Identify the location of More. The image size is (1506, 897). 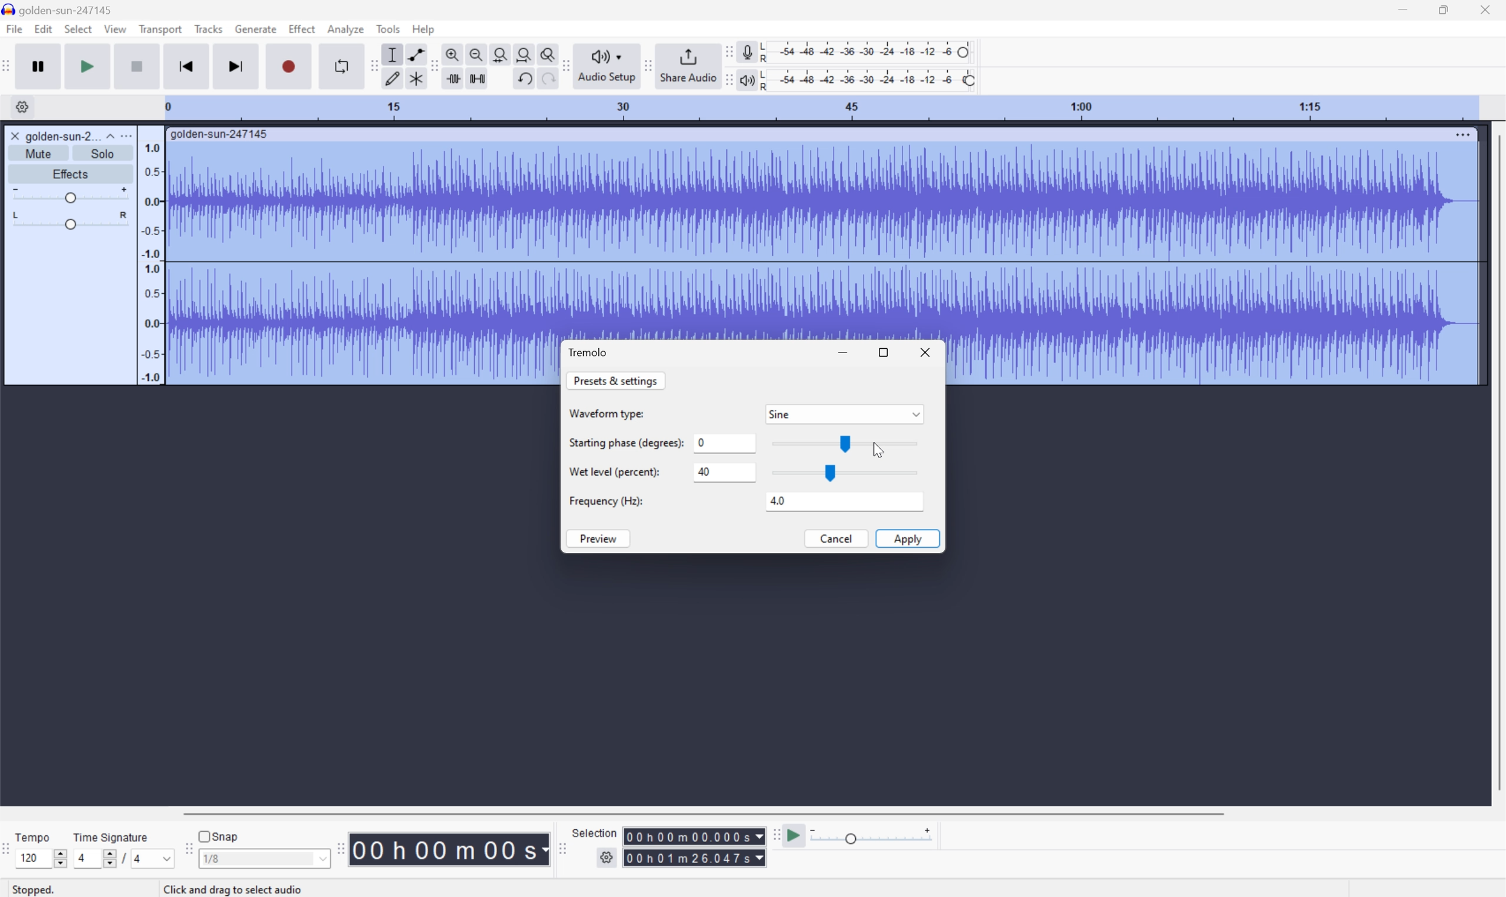
(1461, 133).